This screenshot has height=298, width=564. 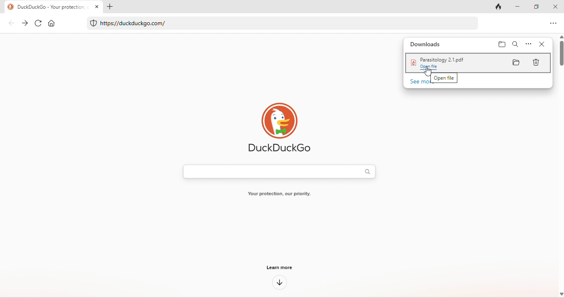 I want to click on delete, so click(x=535, y=63).